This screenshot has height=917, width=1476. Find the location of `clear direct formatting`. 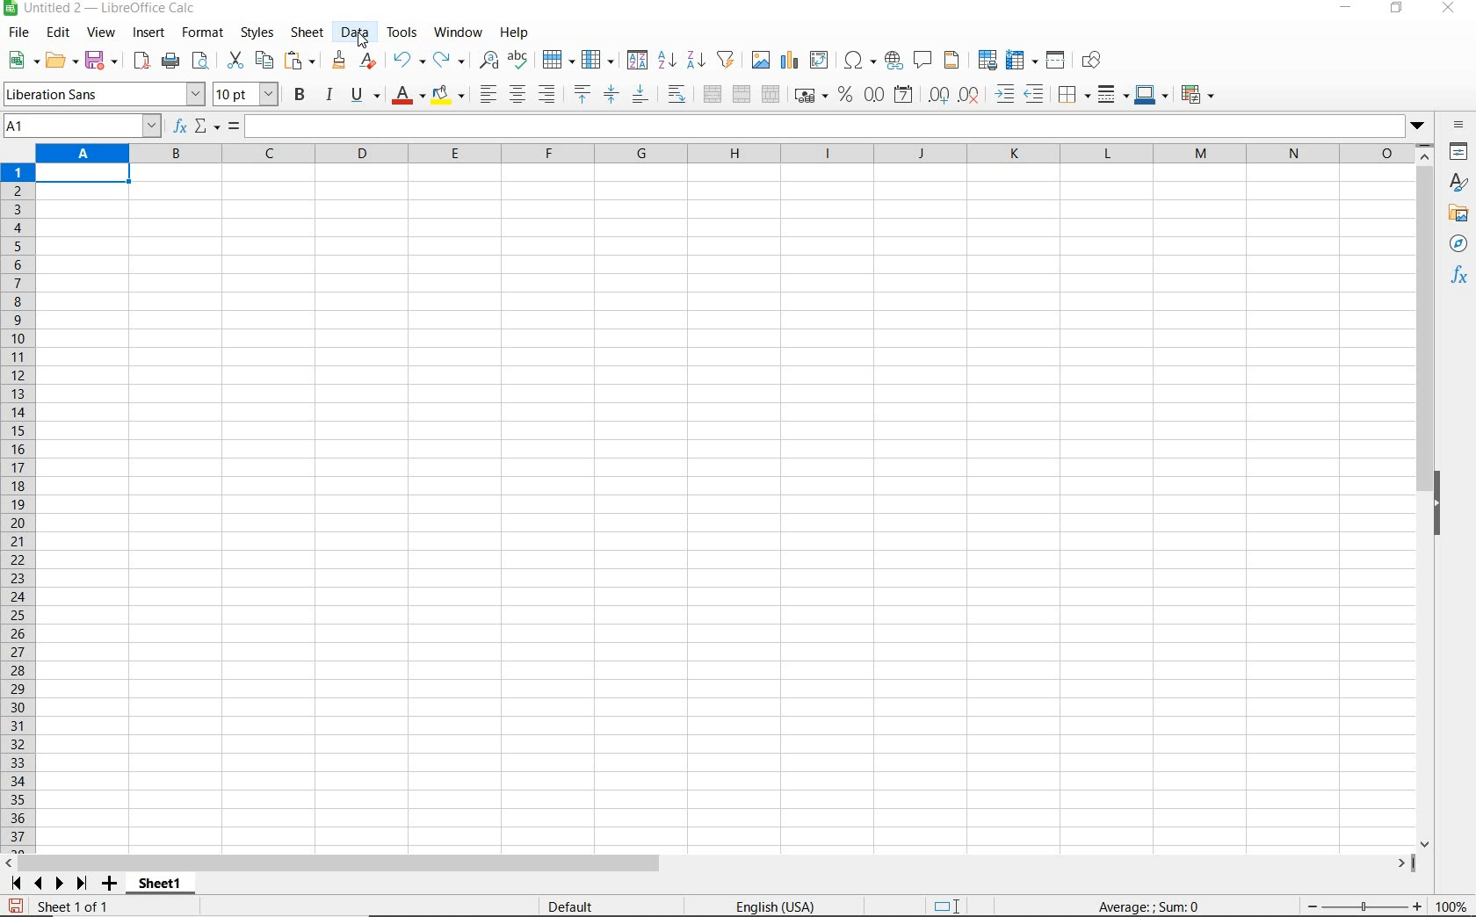

clear direct formatting is located at coordinates (370, 61).